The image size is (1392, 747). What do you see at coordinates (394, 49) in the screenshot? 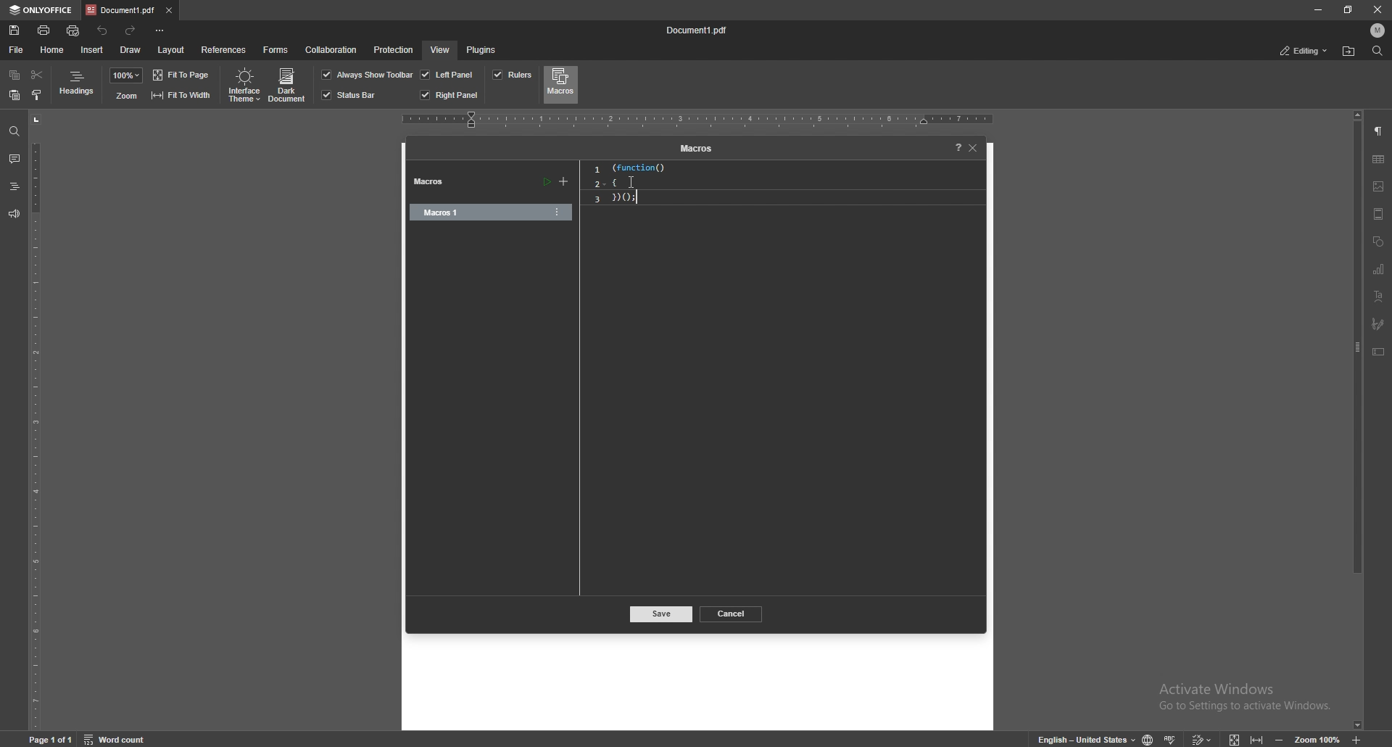
I see `protection` at bounding box center [394, 49].